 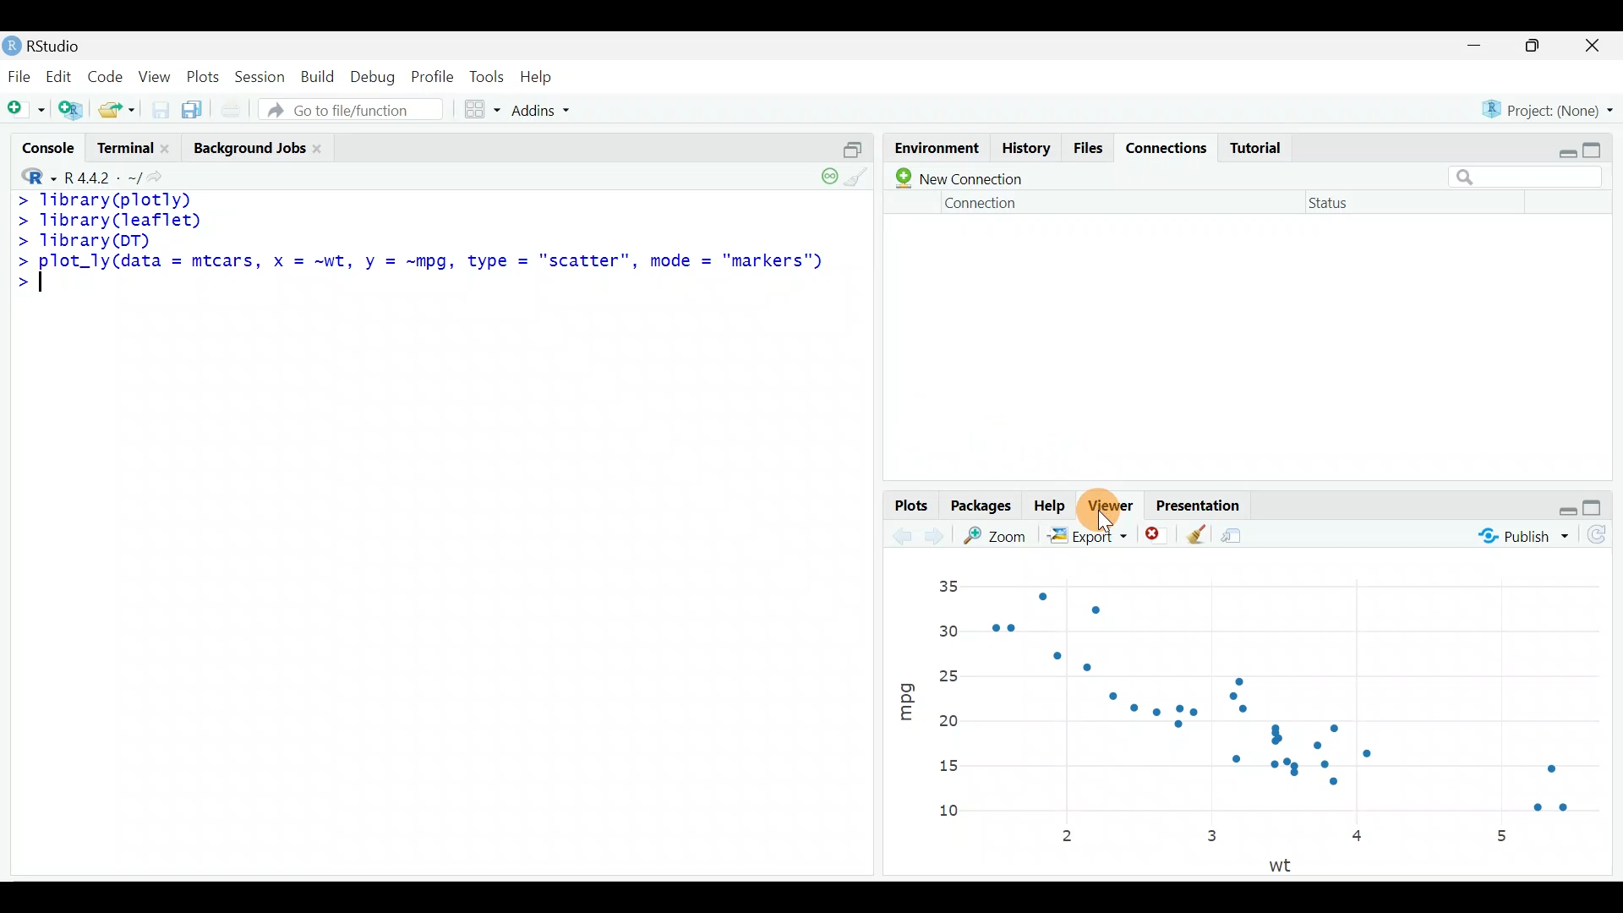 I want to click on 2, so click(x=1062, y=836).